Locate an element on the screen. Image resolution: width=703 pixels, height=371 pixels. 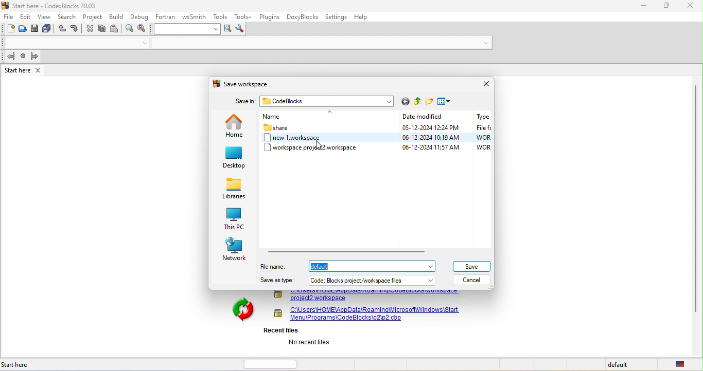
tools is located at coordinates (221, 16).